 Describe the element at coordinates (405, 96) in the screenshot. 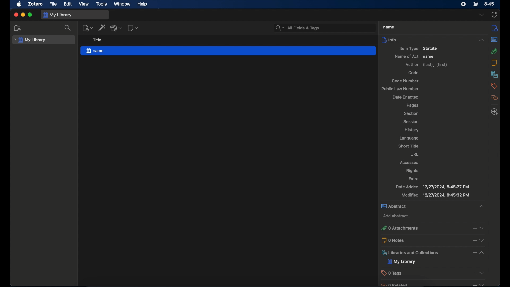

I see `date enacted` at that location.